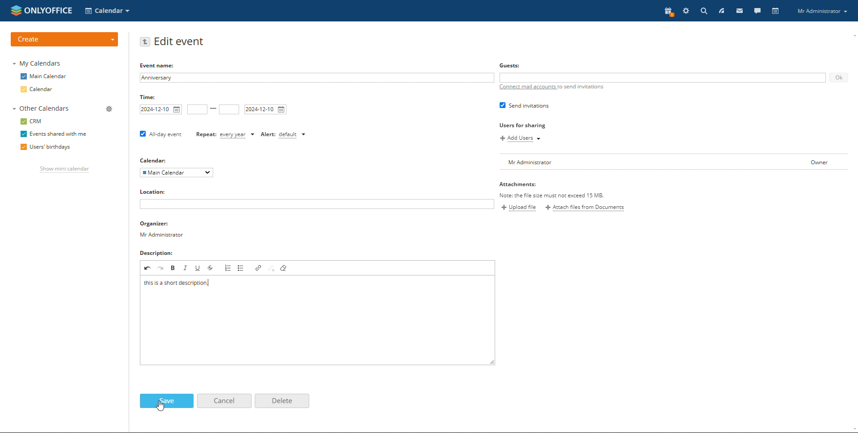 The image size is (858, 433). Describe the element at coordinates (281, 401) in the screenshot. I see `delete` at that location.